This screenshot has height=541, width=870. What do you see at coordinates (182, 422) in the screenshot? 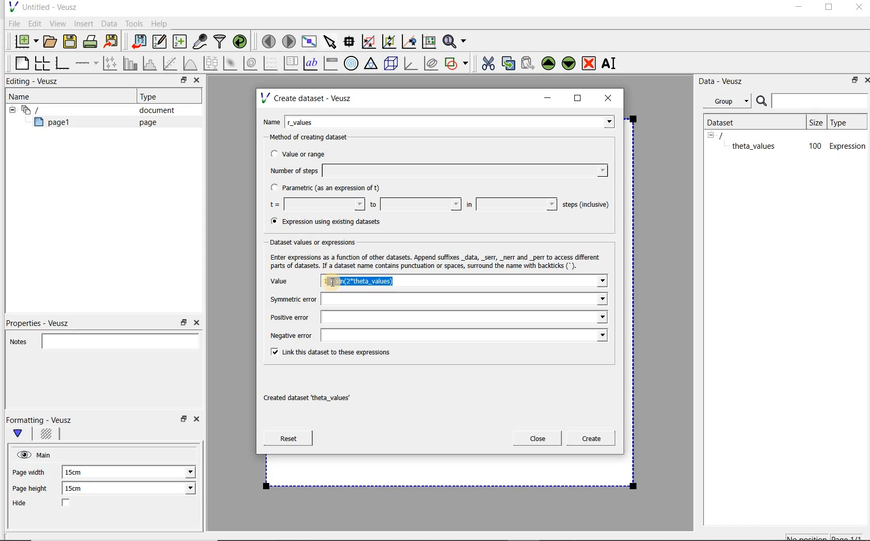
I see `restore down` at bounding box center [182, 422].